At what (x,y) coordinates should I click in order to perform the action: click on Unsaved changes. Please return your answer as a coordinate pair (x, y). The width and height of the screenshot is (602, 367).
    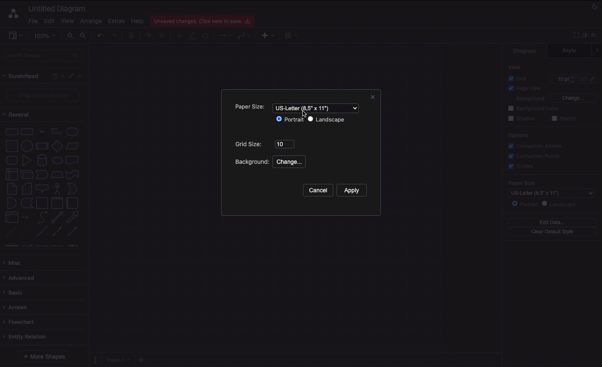
    Looking at the image, I should click on (203, 20).